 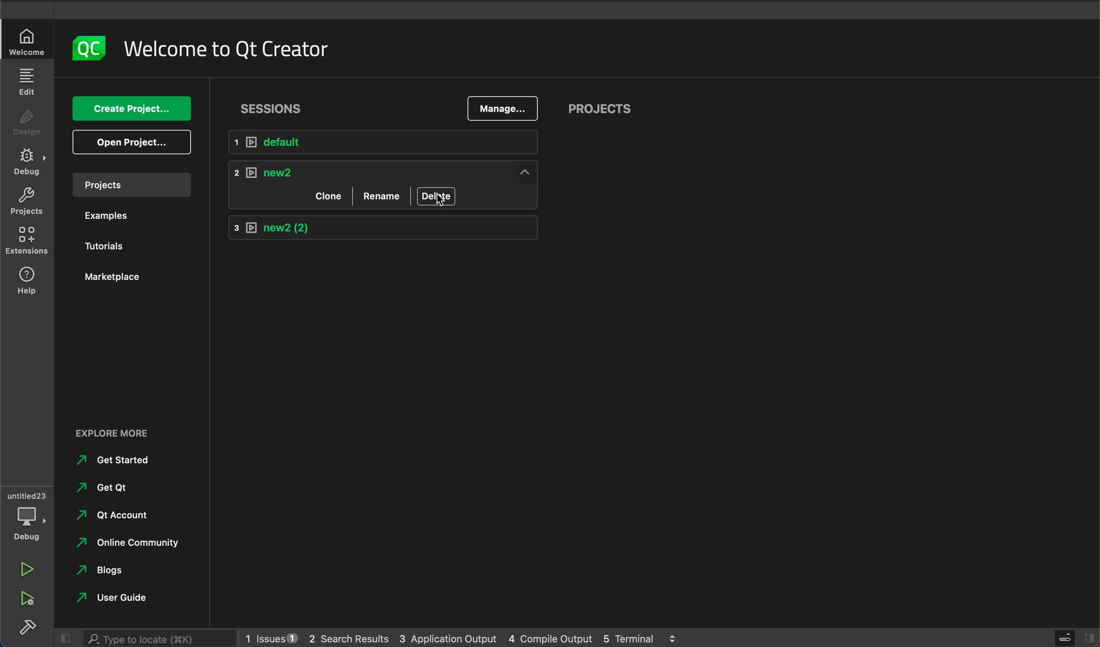 What do you see at coordinates (27, 202) in the screenshot?
I see `projects` at bounding box center [27, 202].